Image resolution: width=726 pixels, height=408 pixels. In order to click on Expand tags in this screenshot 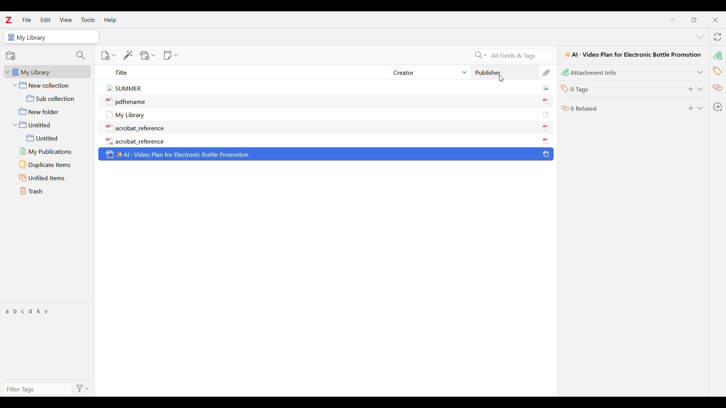, I will do `click(700, 89)`.